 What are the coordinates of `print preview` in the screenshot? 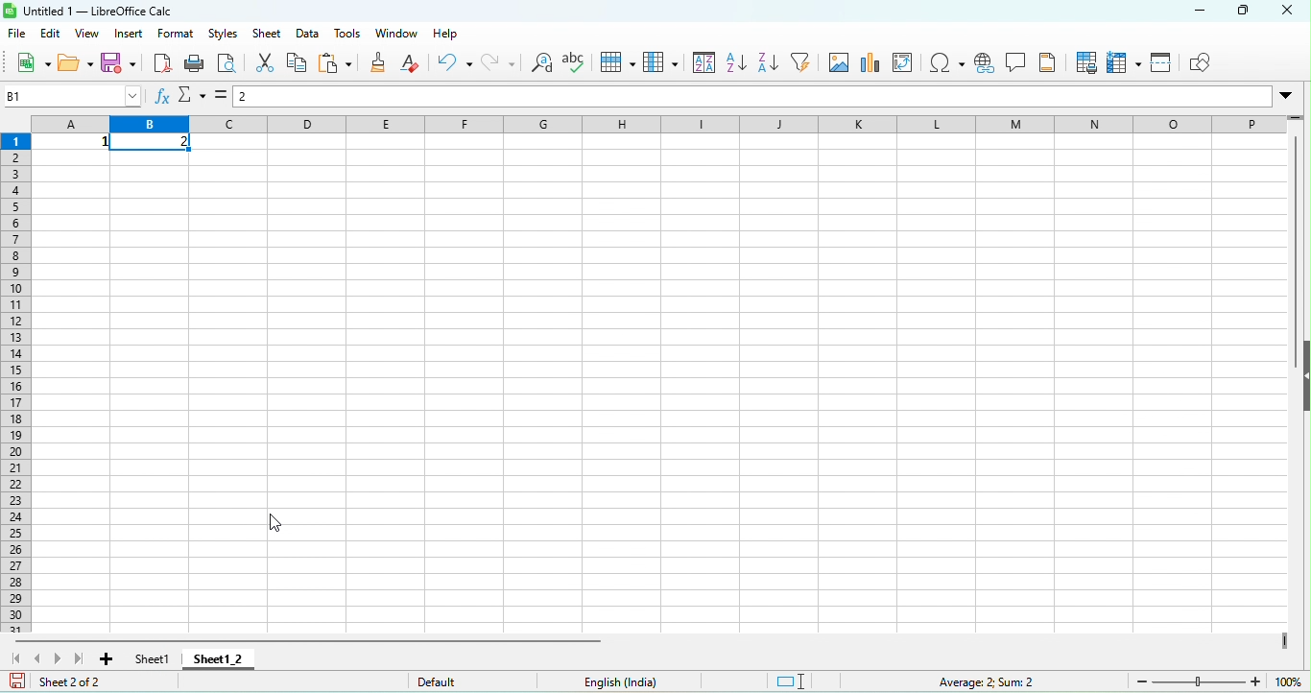 It's located at (232, 66).